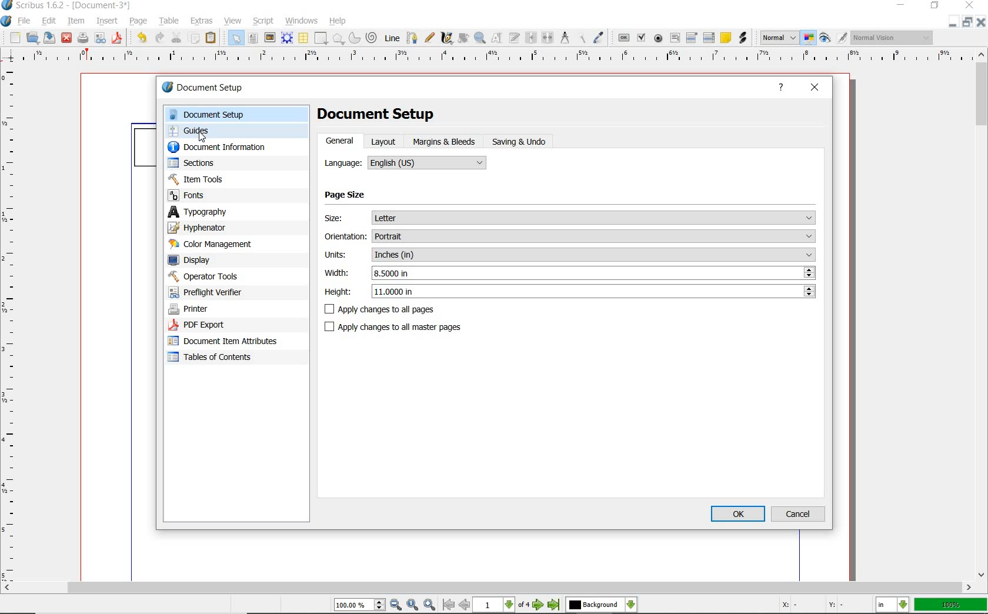 The image size is (988, 614). I want to click on Bezier curve, so click(412, 38).